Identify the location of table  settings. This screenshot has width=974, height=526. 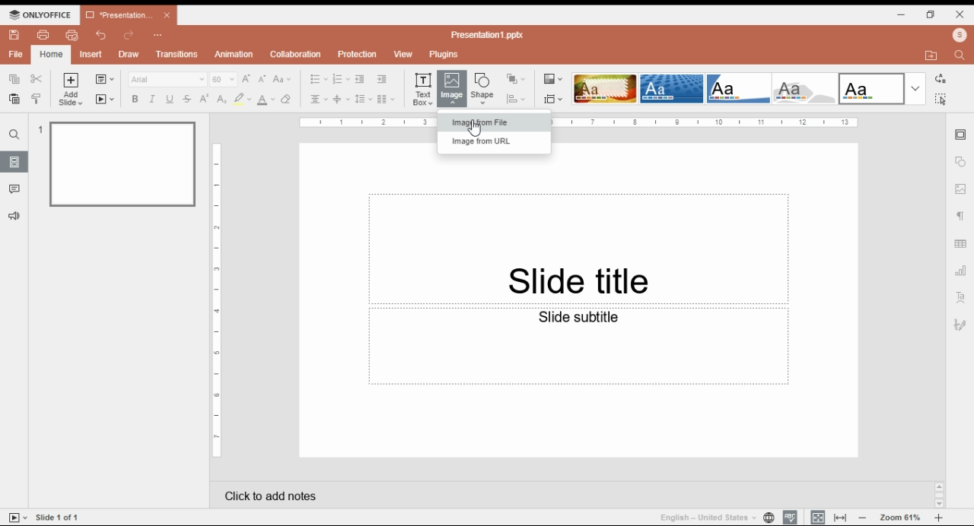
(961, 244).